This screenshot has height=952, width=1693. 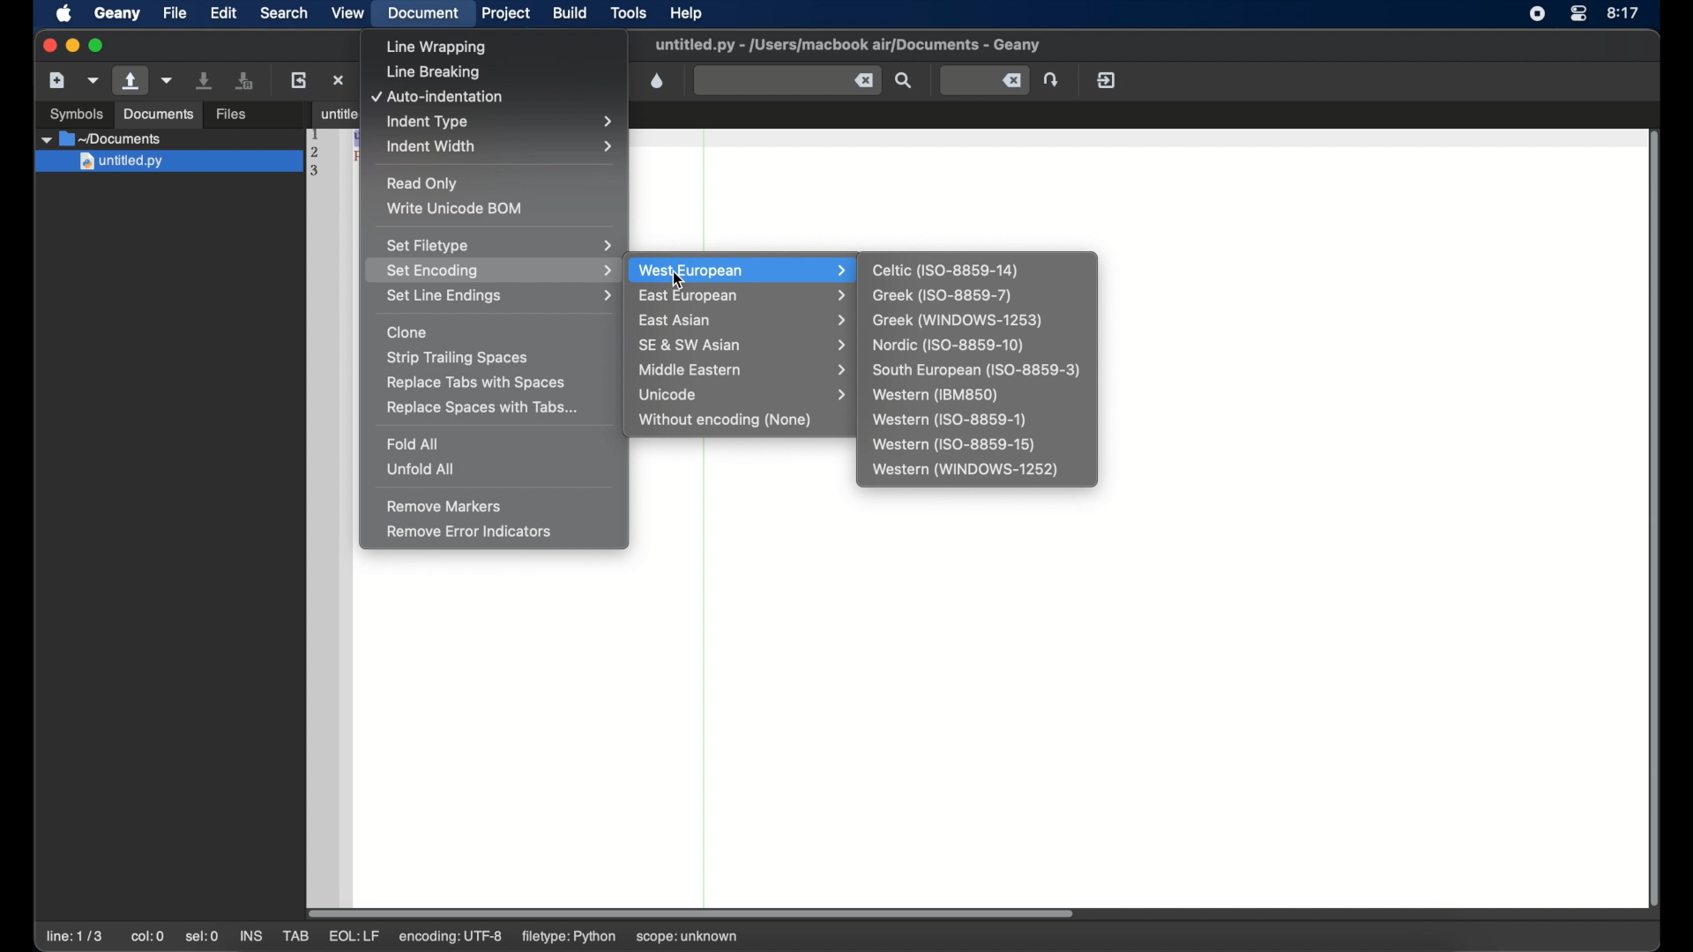 I want to click on quit geany, so click(x=1107, y=79).